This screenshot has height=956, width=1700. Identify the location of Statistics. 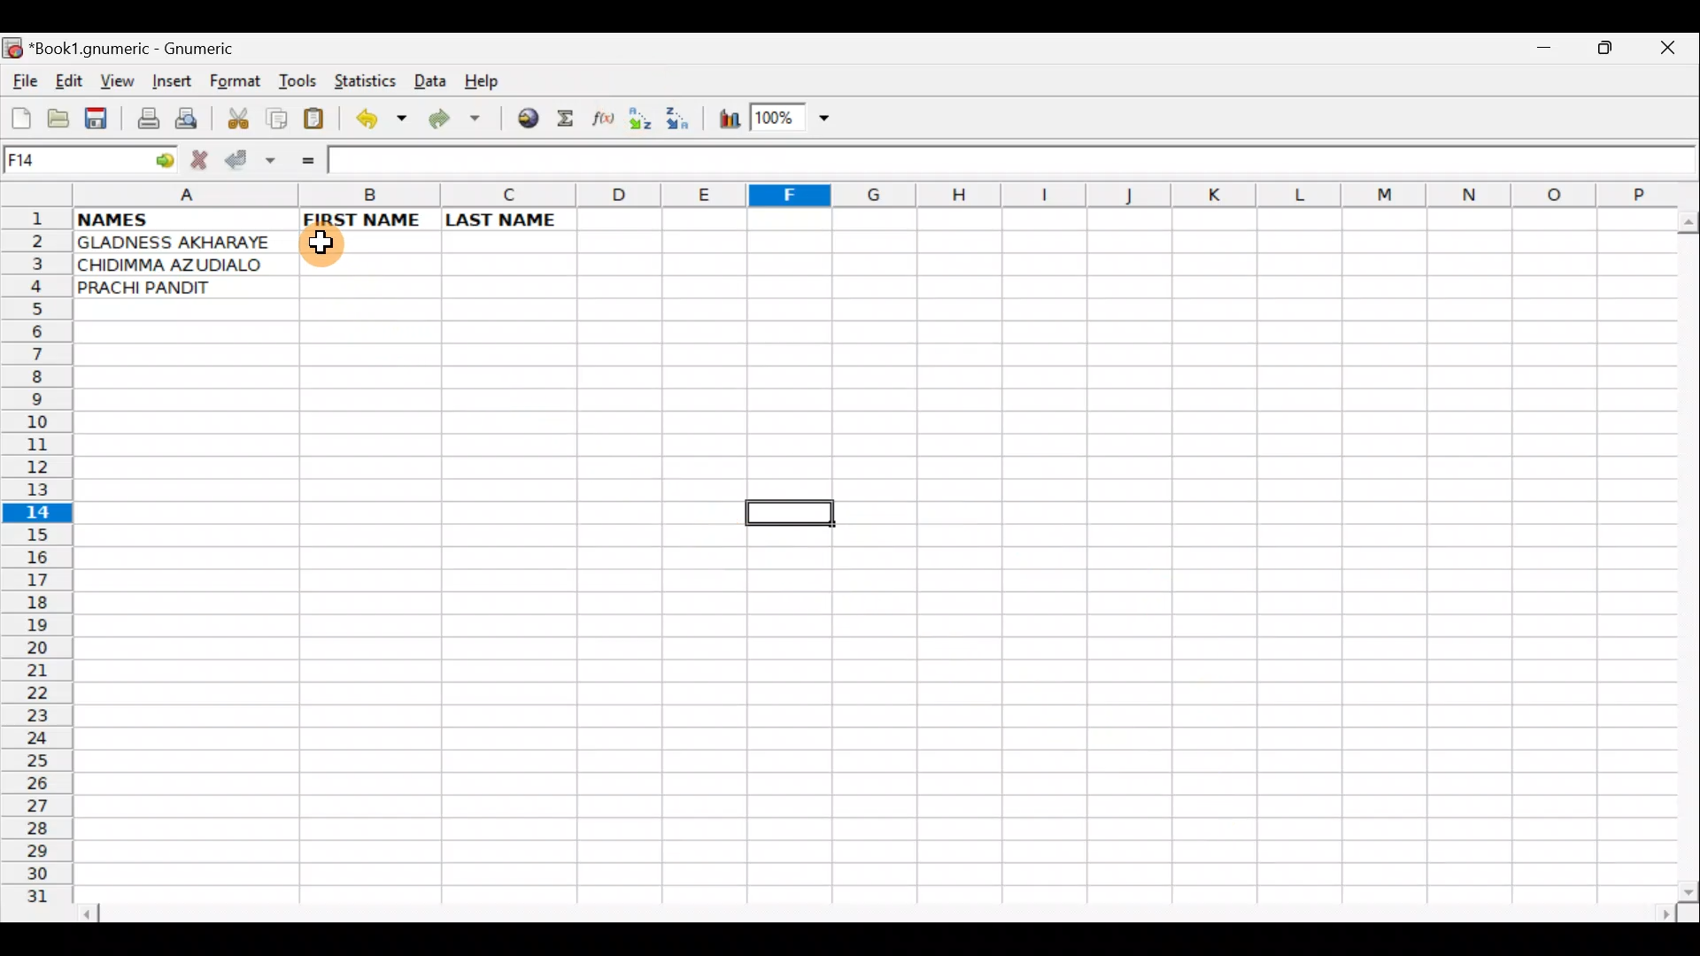
(367, 80).